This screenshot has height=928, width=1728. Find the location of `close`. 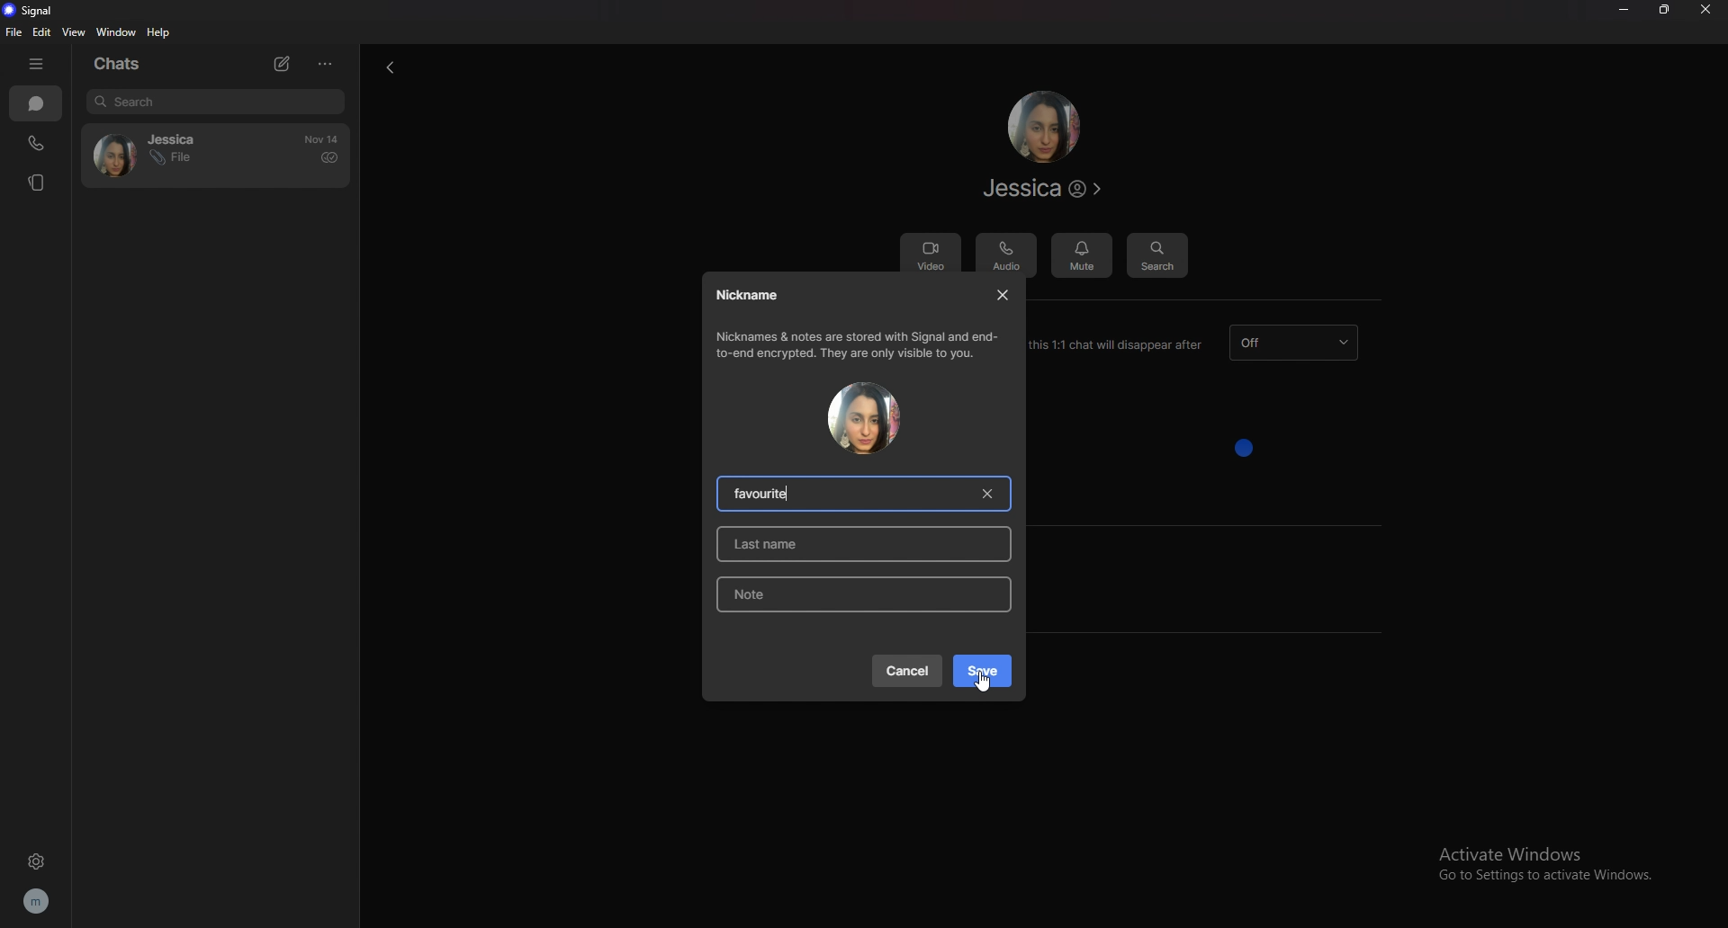

close is located at coordinates (1709, 10).